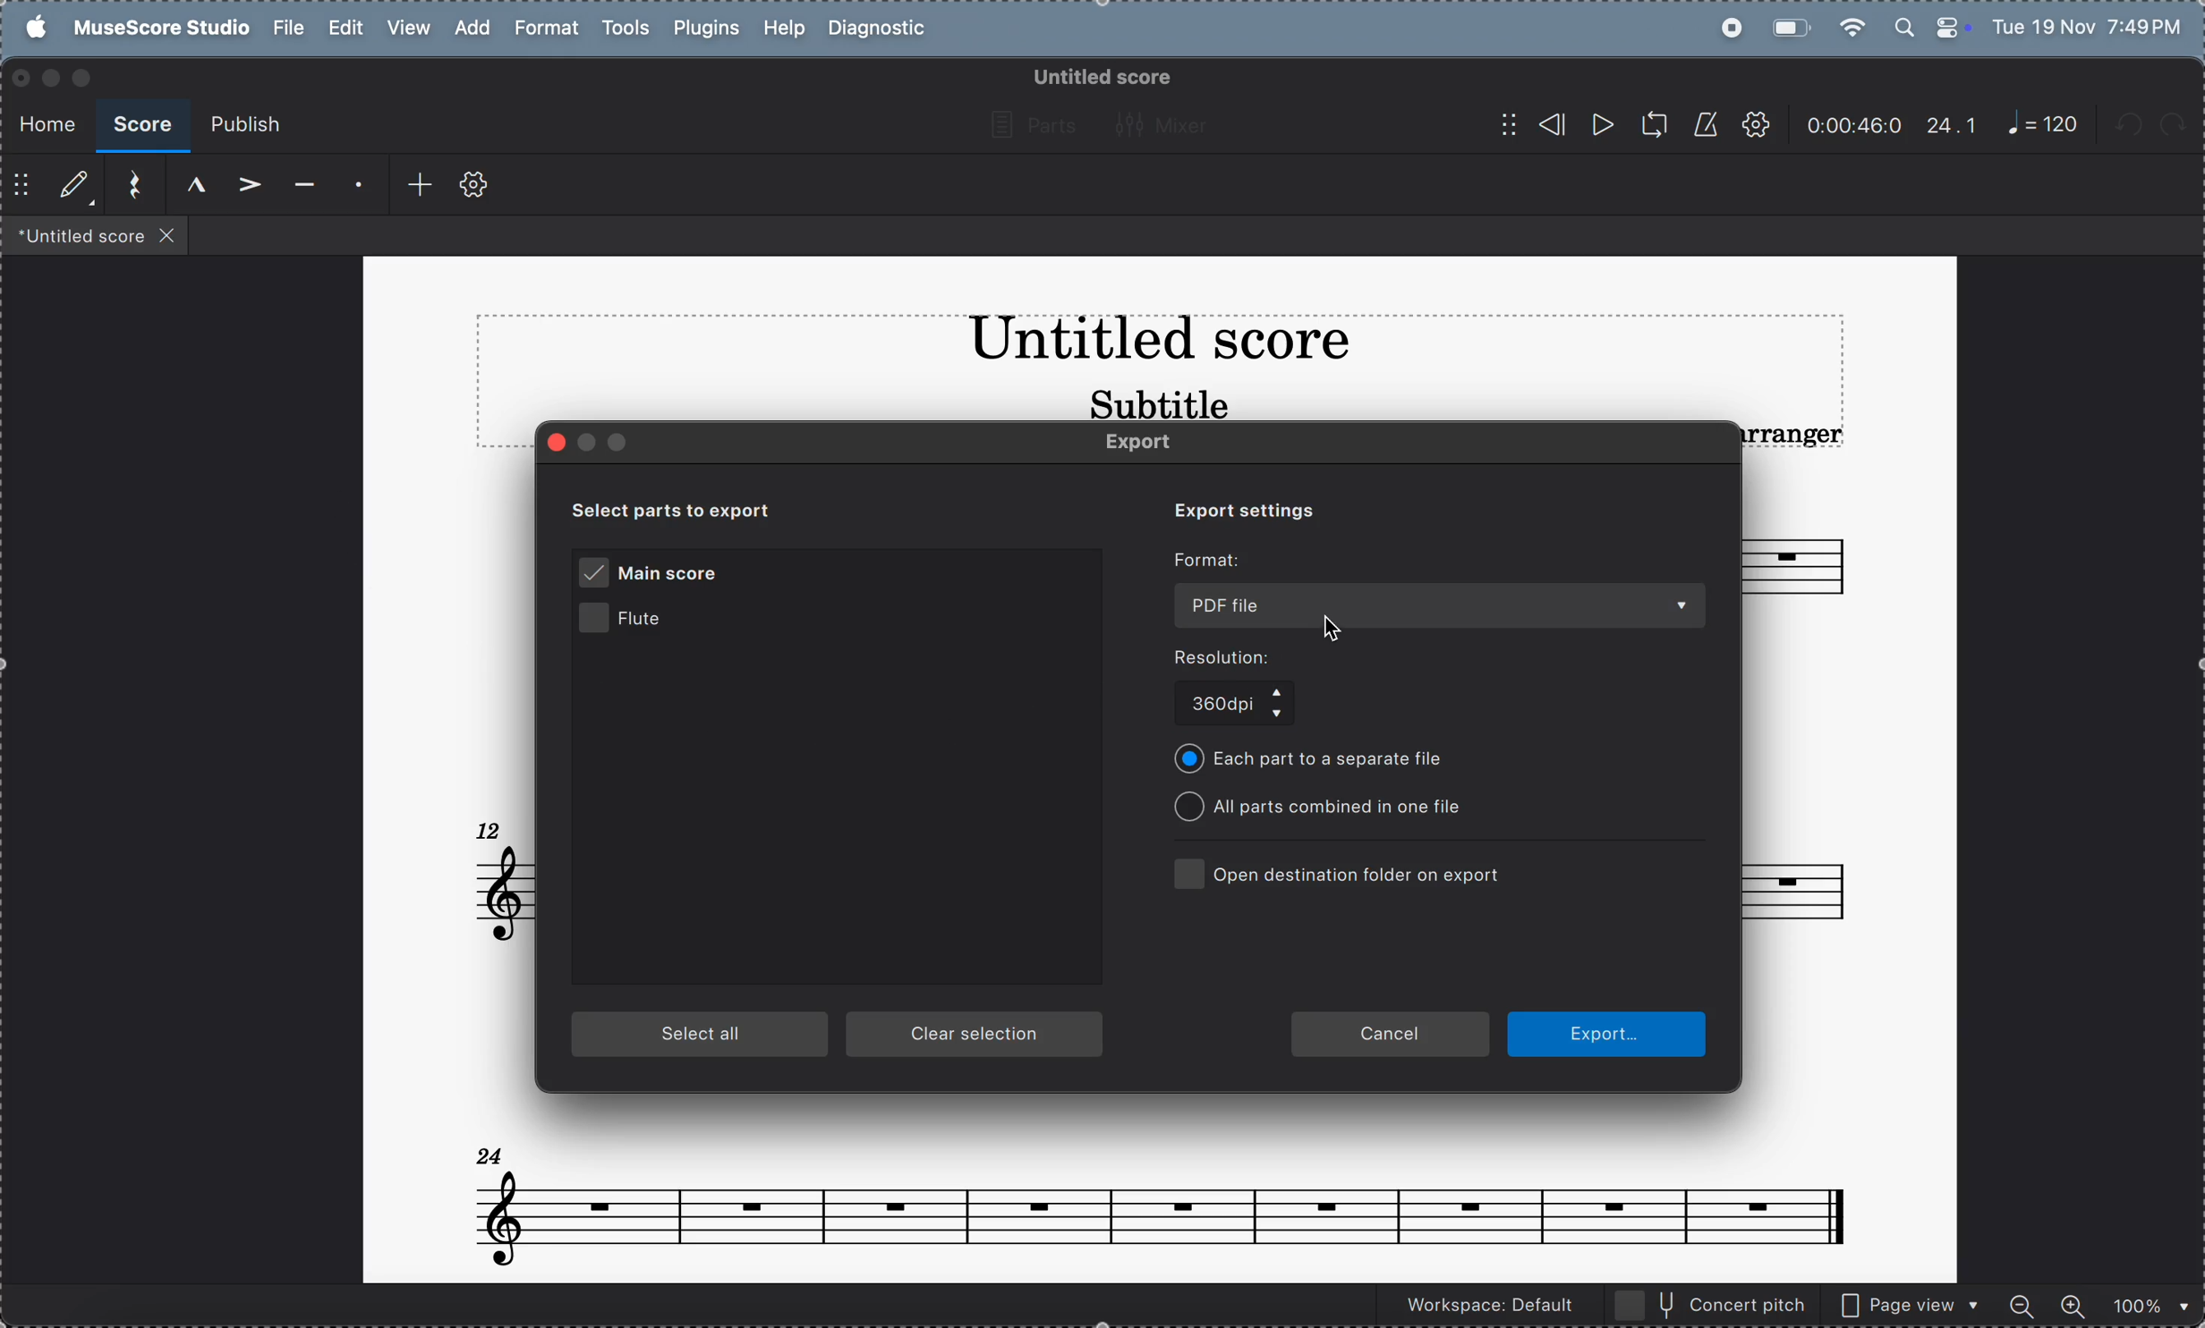 The image size is (2205, 1328). I want to click on reset, so click(129, 186).